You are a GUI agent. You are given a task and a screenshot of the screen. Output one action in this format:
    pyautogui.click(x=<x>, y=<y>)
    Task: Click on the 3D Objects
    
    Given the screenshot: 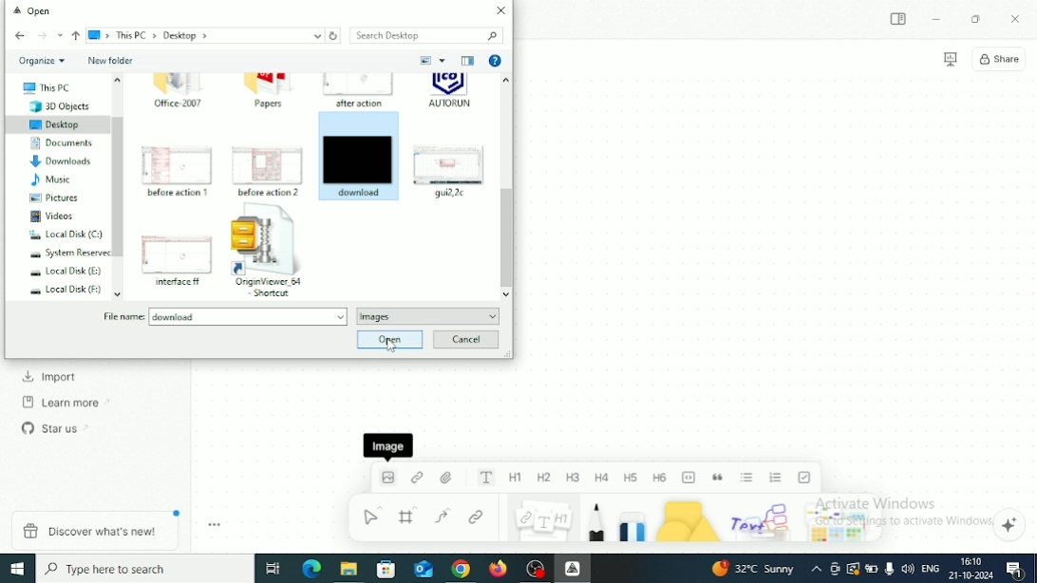 What is the action you would take?
    pyautogui.click(x=50, y=107)
    